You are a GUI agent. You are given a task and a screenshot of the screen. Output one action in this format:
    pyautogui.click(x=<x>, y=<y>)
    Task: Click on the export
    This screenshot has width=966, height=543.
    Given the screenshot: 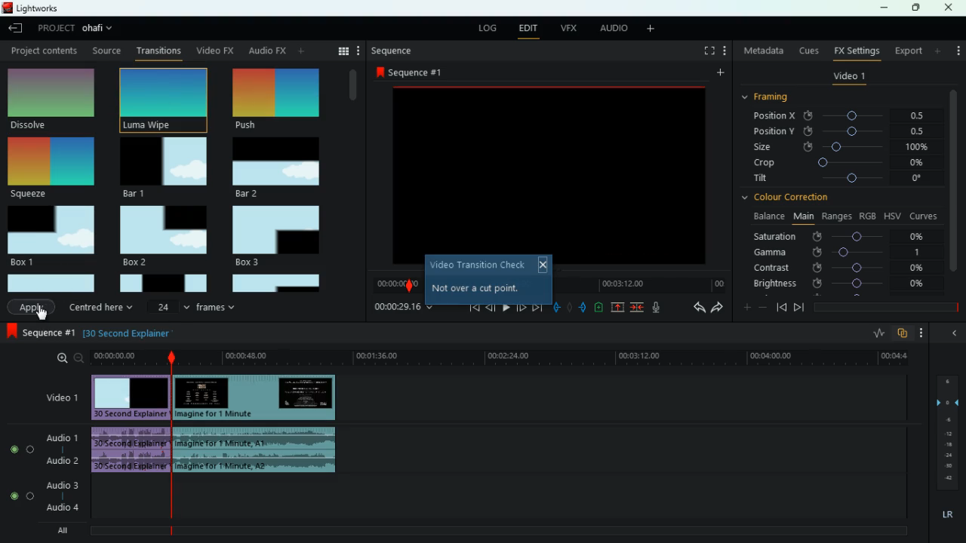 What is the action you would take?
    pyautogui.click(x=907, y=51)
    